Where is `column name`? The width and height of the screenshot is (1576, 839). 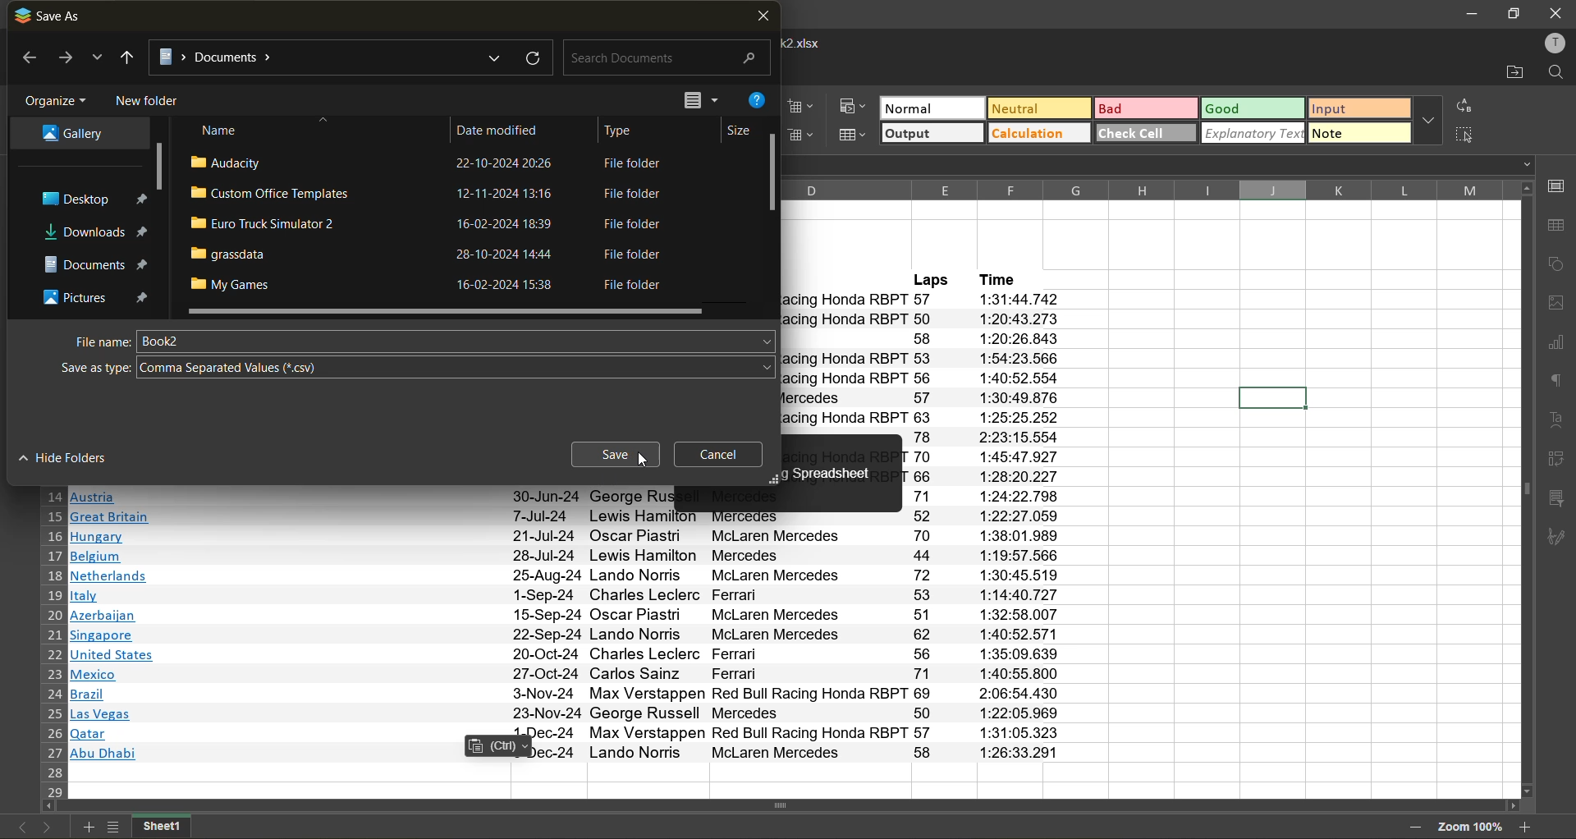
column name is located at coordinates (1141, 189).